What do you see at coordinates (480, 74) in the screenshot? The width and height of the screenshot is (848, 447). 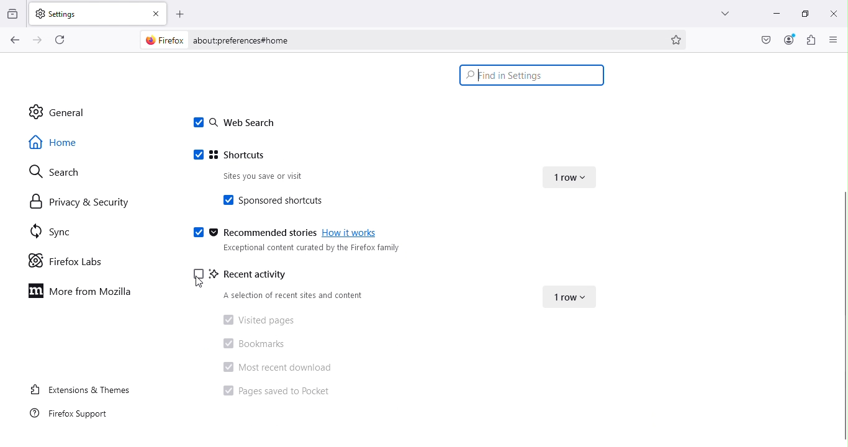 I see `cursor` at bounding box center [480, 74].